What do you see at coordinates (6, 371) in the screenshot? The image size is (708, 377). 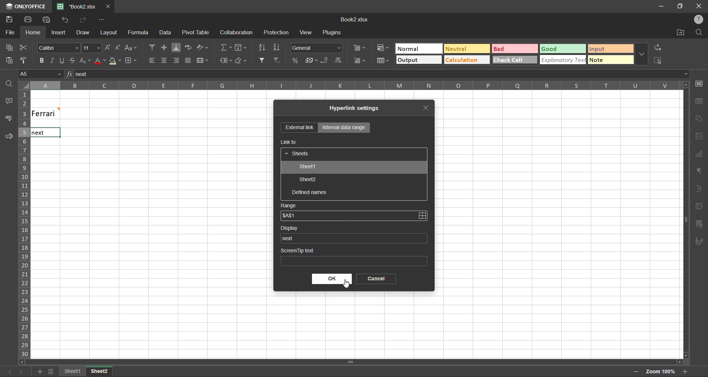 I see `previous` at bounding box center [6, 371].